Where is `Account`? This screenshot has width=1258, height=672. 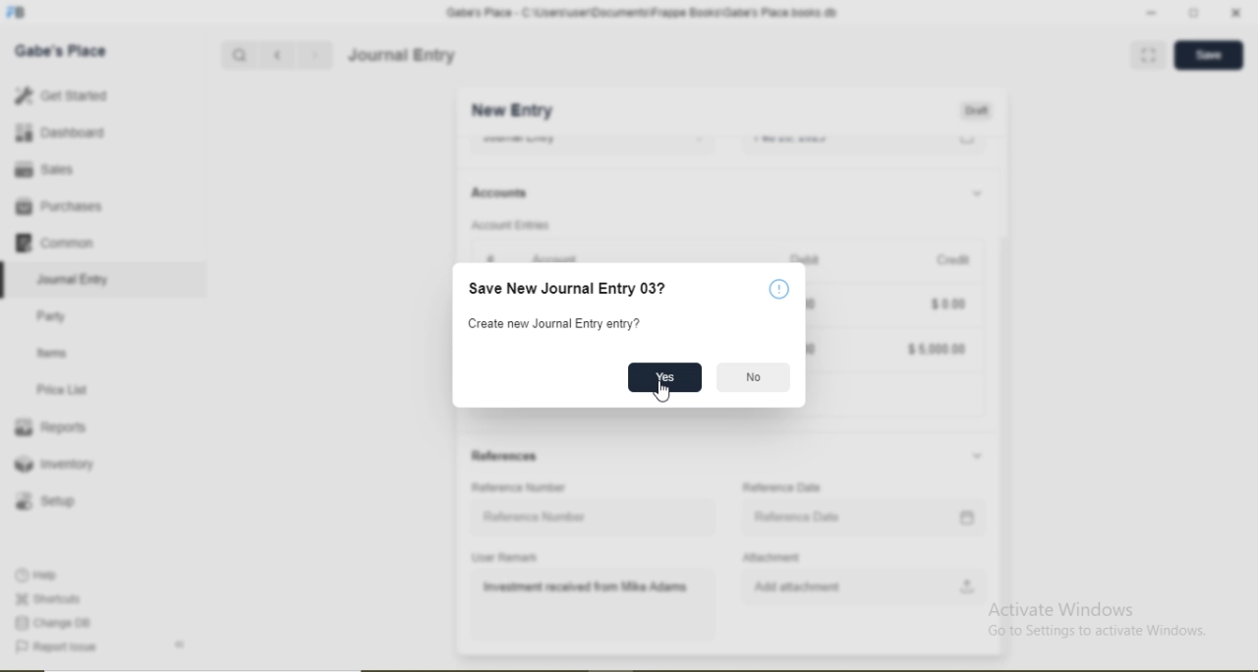 Account is located at coordinates (556, 256).